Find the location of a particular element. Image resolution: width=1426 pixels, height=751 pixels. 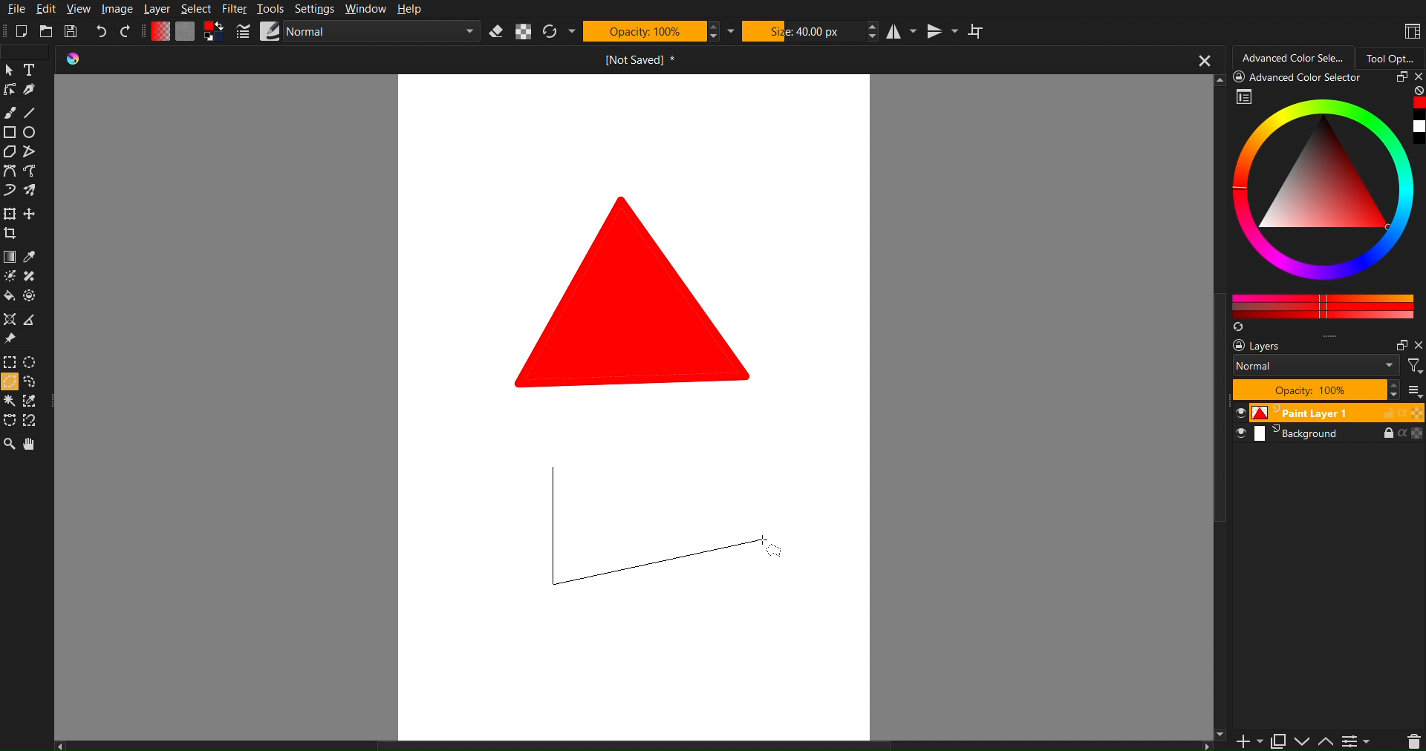

Select is located at coordinates (196, 9).